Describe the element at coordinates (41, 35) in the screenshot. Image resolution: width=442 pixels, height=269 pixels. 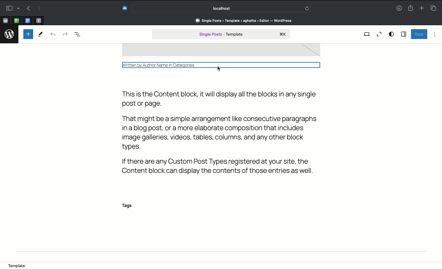
I see `Tools` at that location.